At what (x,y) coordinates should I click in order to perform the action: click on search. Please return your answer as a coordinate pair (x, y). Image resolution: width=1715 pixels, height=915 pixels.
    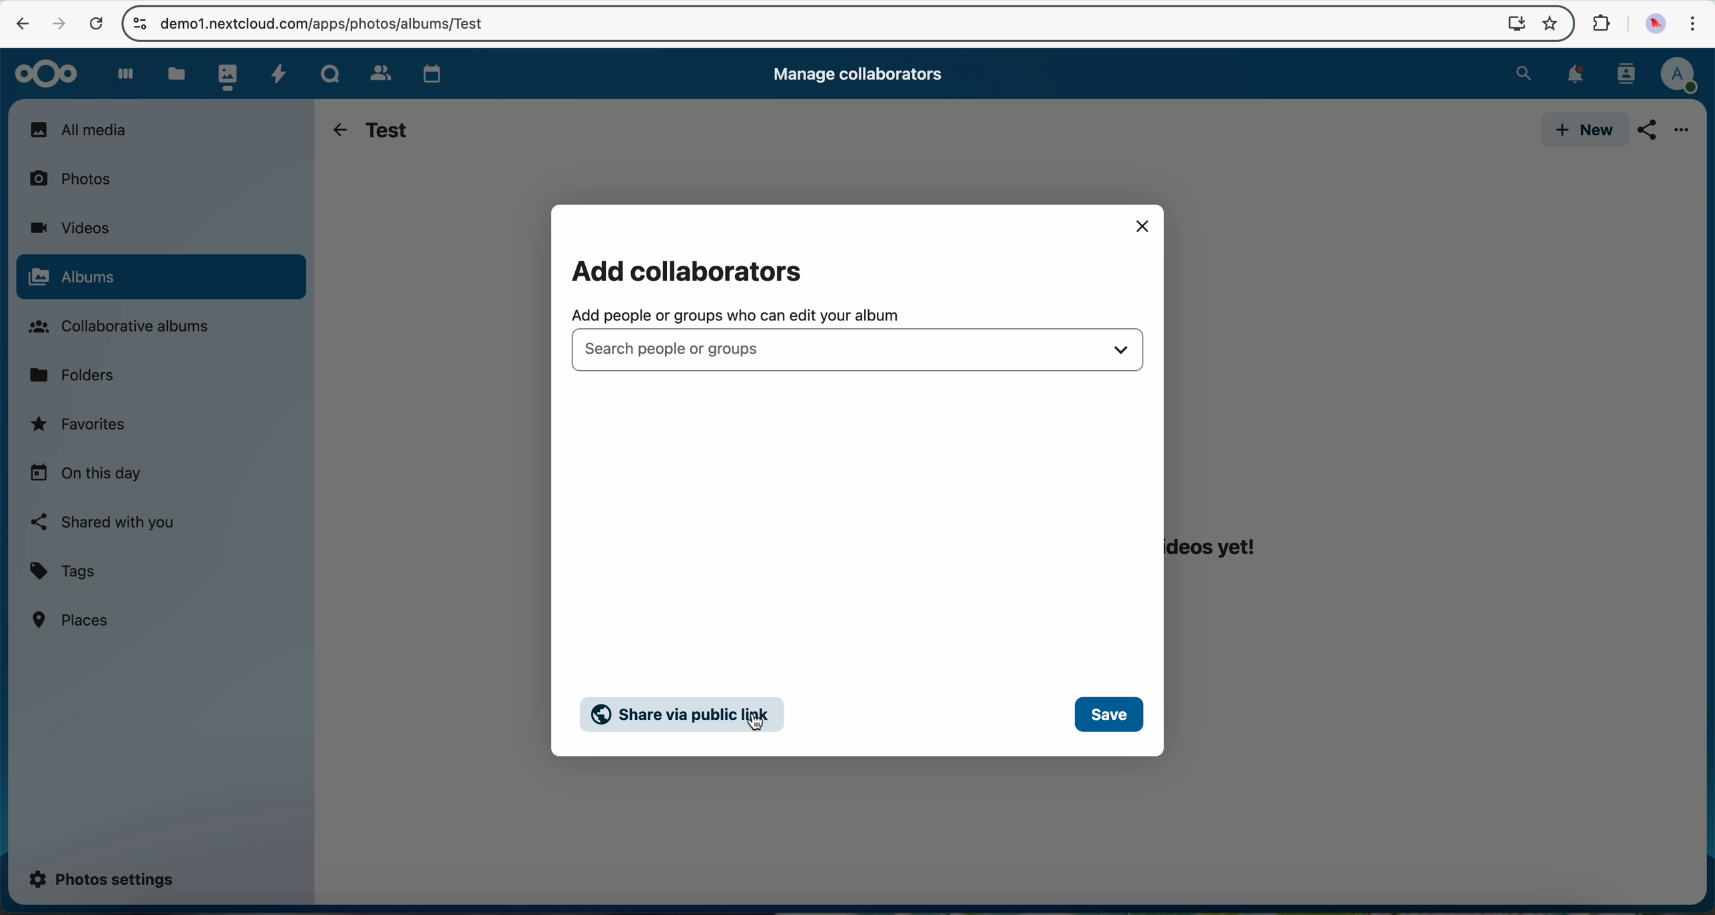
    Looking at the image, I should click on (1523, 71).